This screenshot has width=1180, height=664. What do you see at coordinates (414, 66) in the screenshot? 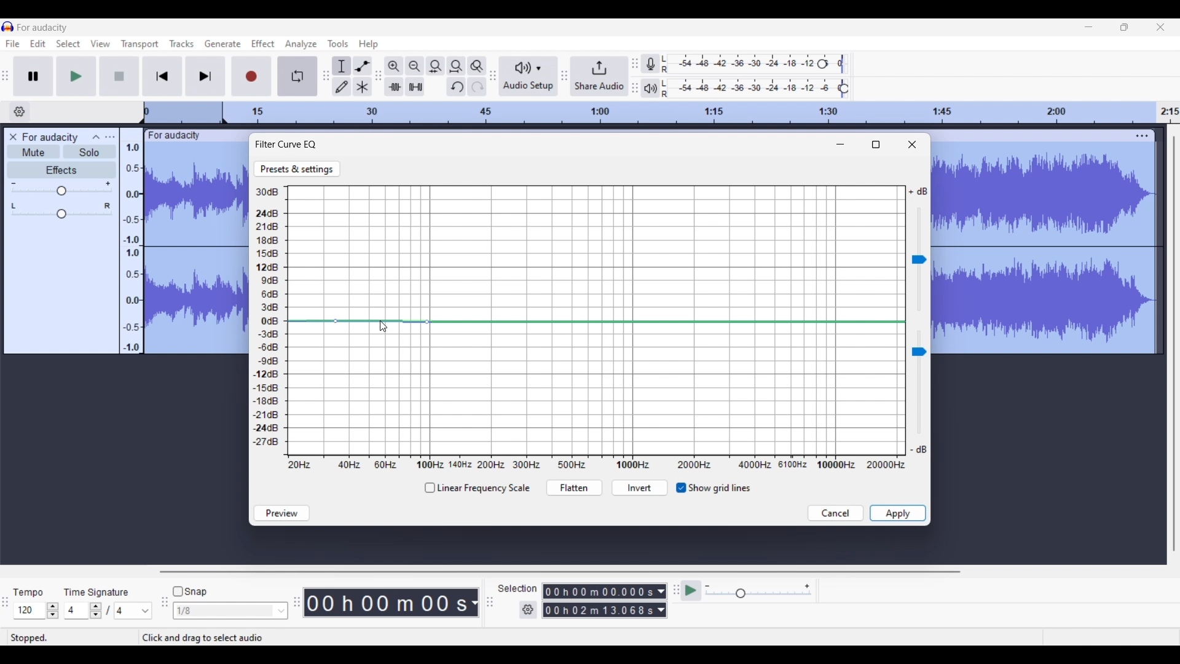
I see `Zoom out` at bounding box center [414, 66].